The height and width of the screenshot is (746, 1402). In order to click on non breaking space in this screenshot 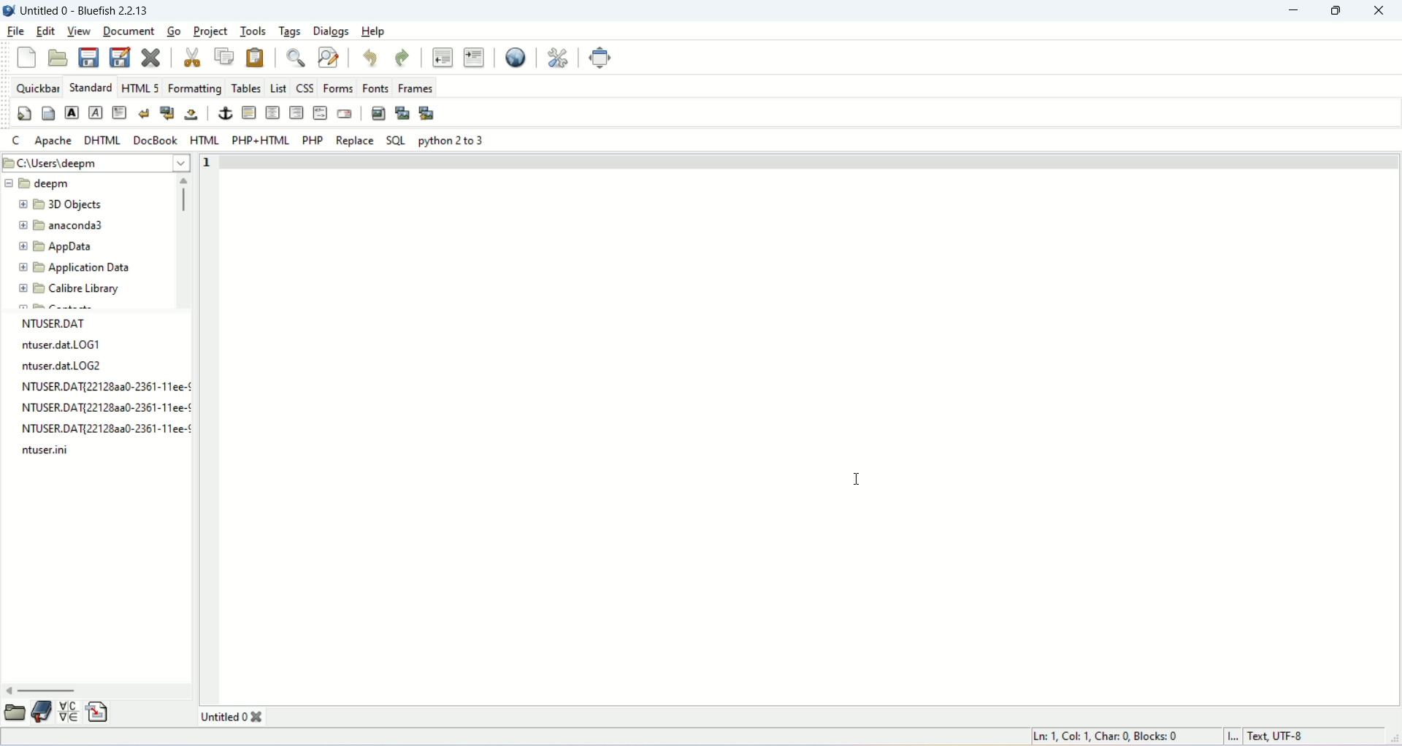, I will do `click(192, 114)`.